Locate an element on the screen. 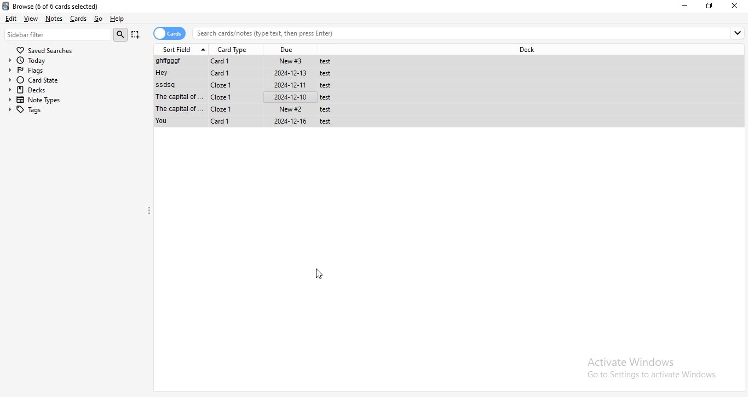 This screenshot has width=748, height=397. due is located at coordinates (290, 48).